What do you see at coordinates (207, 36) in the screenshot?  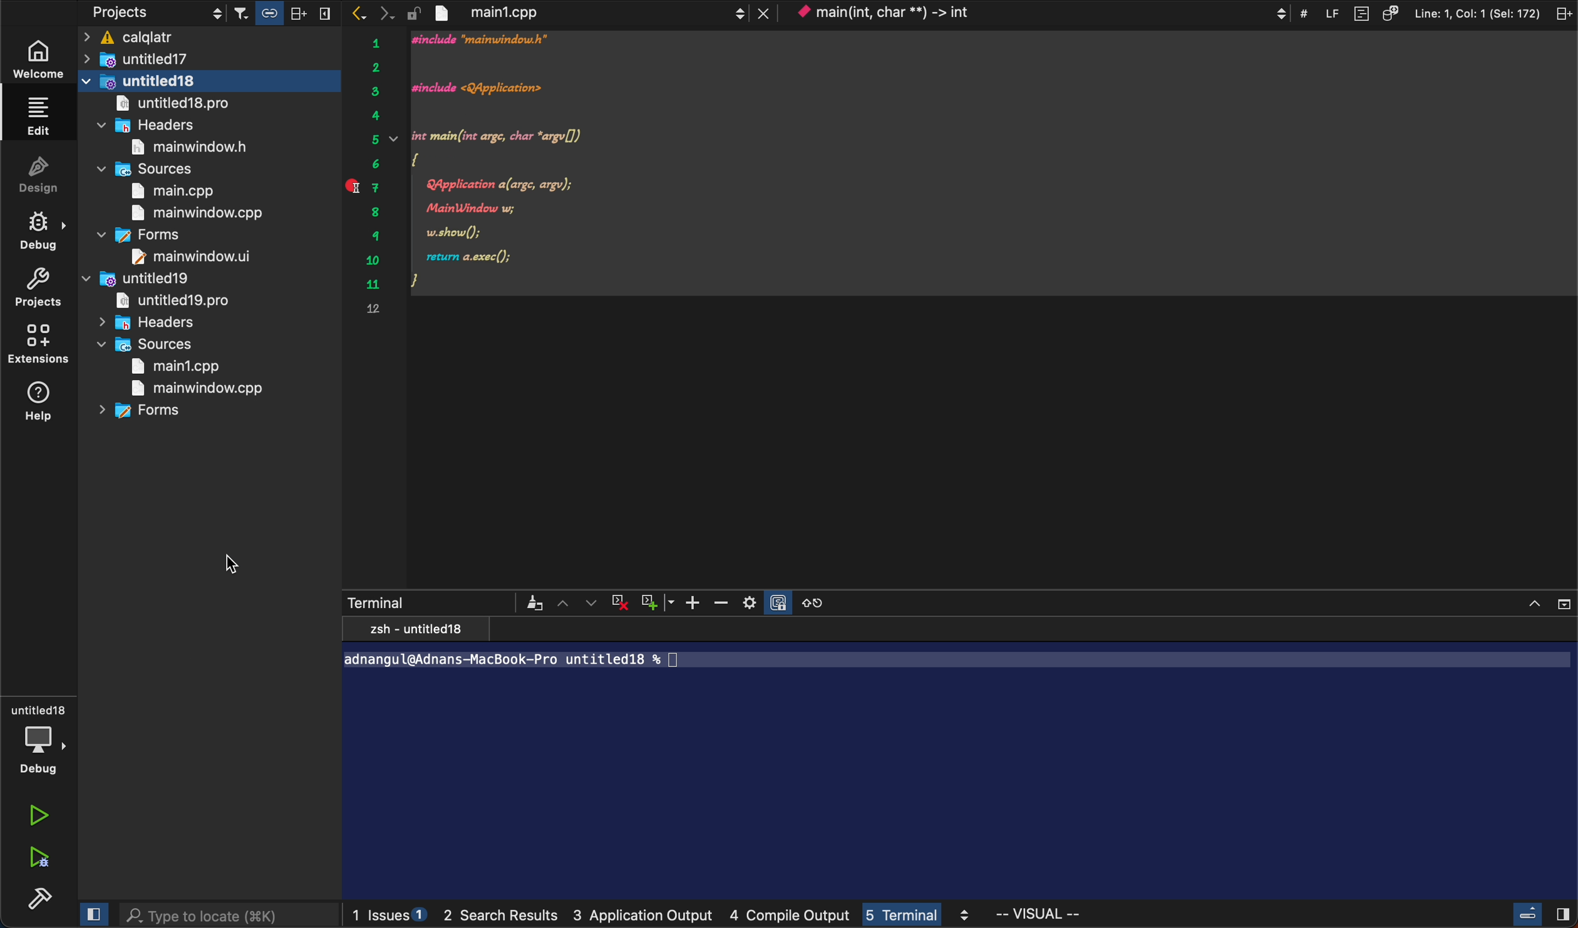 I see `ficalqlatr` at bounding box center [207, 36].